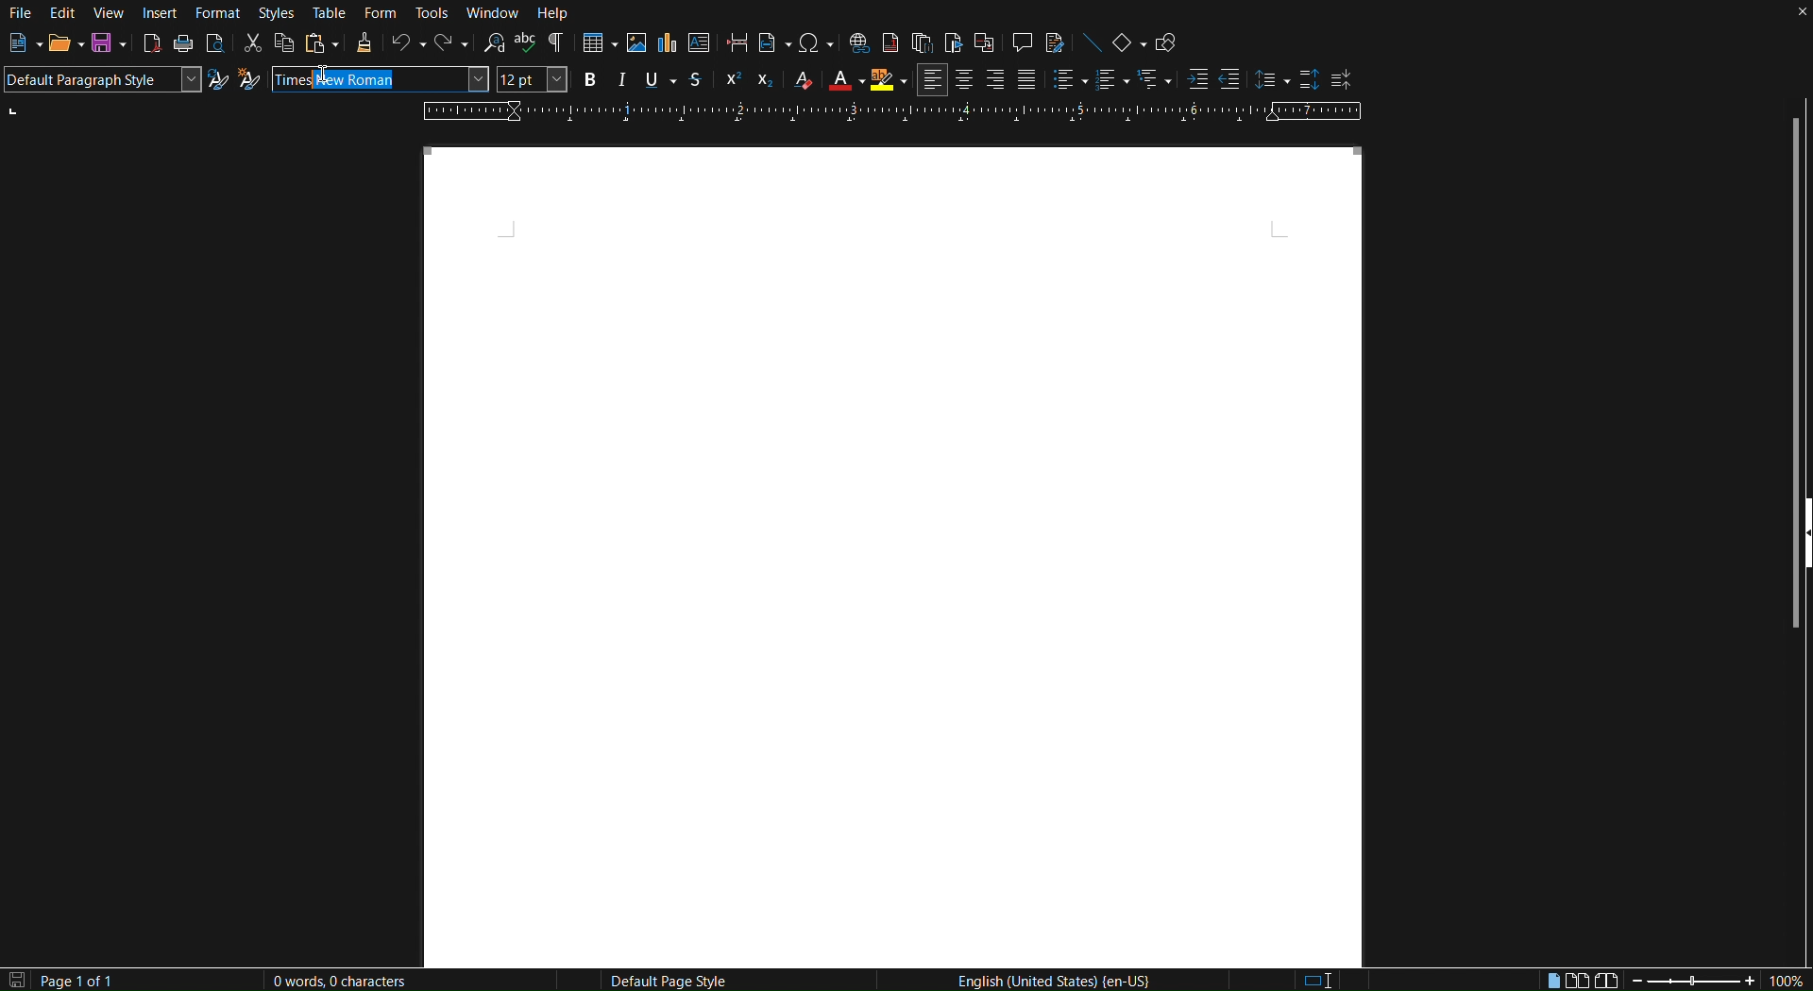  I want to click on Toggle ordered list, so click(1111, 82).